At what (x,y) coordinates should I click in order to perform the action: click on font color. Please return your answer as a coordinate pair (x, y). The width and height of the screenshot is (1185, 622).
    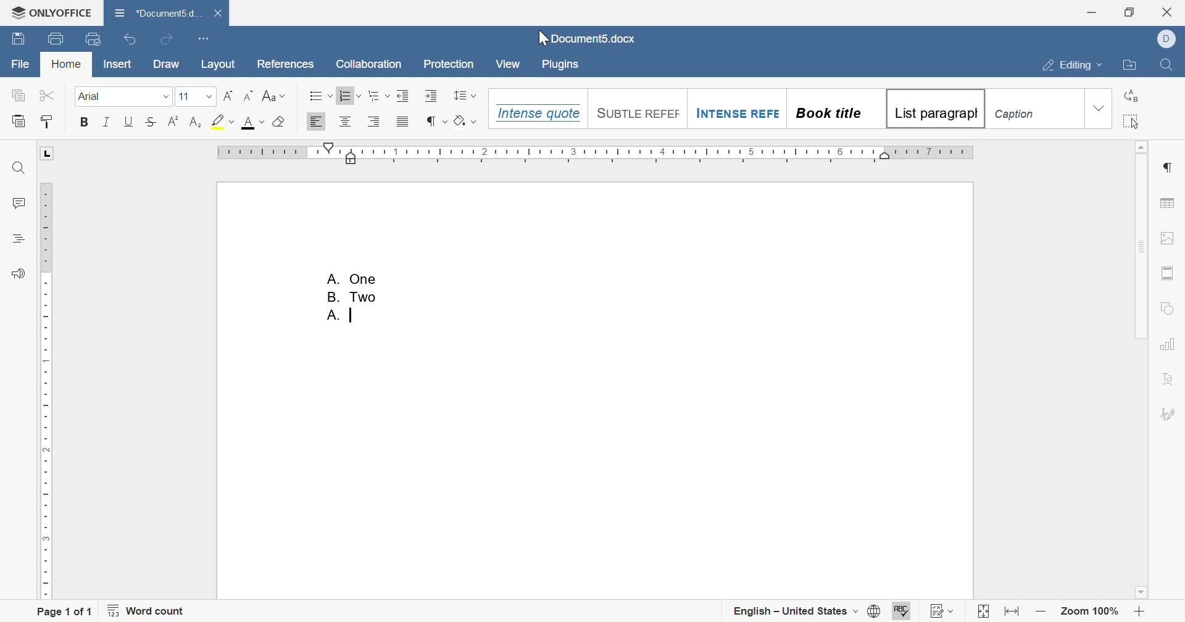
    Looking at the image, I should click on (254, 123).